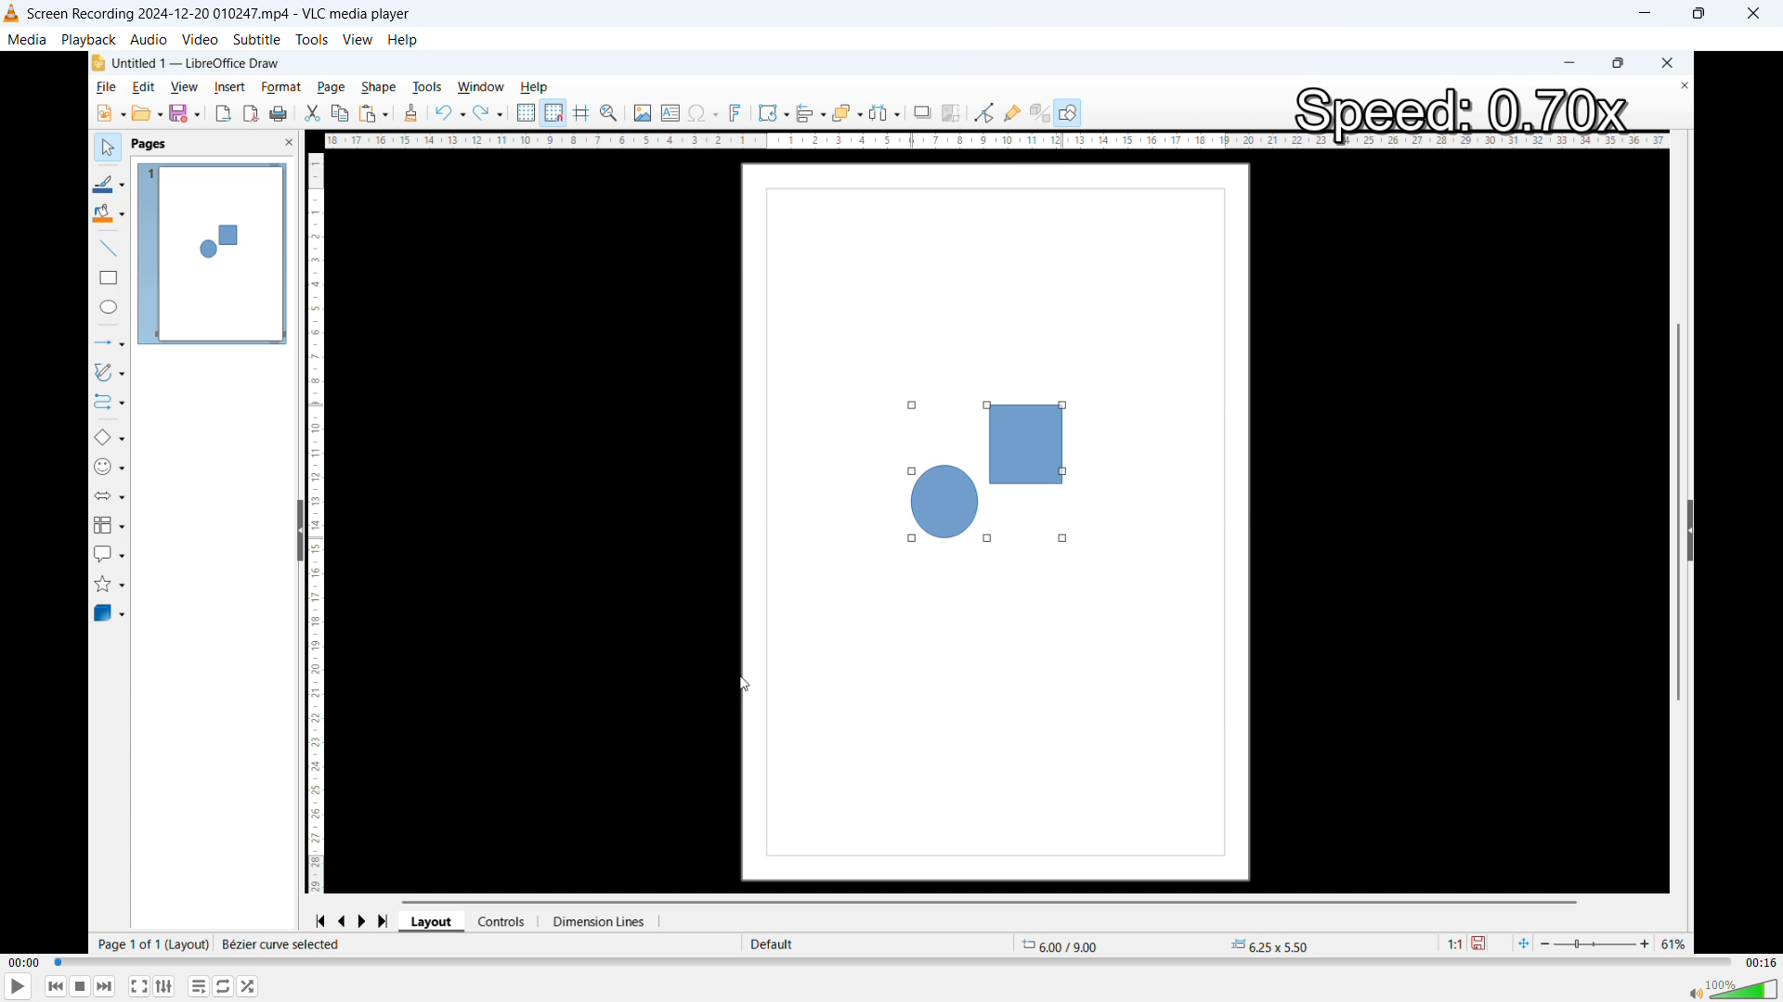  What do you see at coordinates (358, 38) in the screenshot?
I see `View ` at bounding box center [358, 38].